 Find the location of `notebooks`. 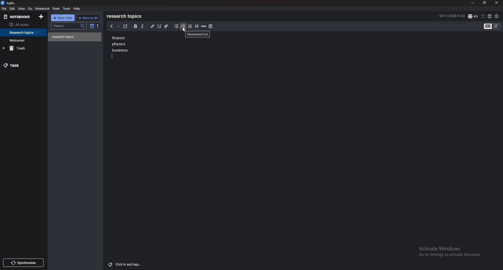

notebooks is located at coordinates (18, 16).